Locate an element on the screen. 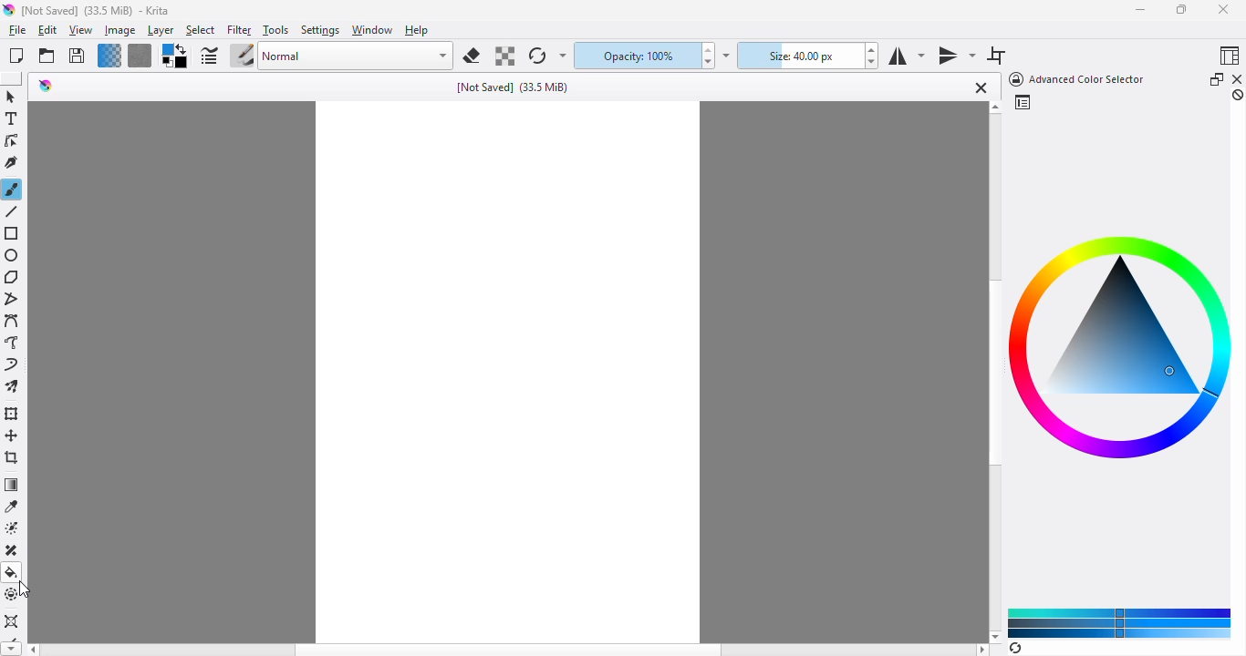 Image resolution: width=1246 pixels, height=656 pixels. enclose and fill tool is located at coordinates (13, 595).